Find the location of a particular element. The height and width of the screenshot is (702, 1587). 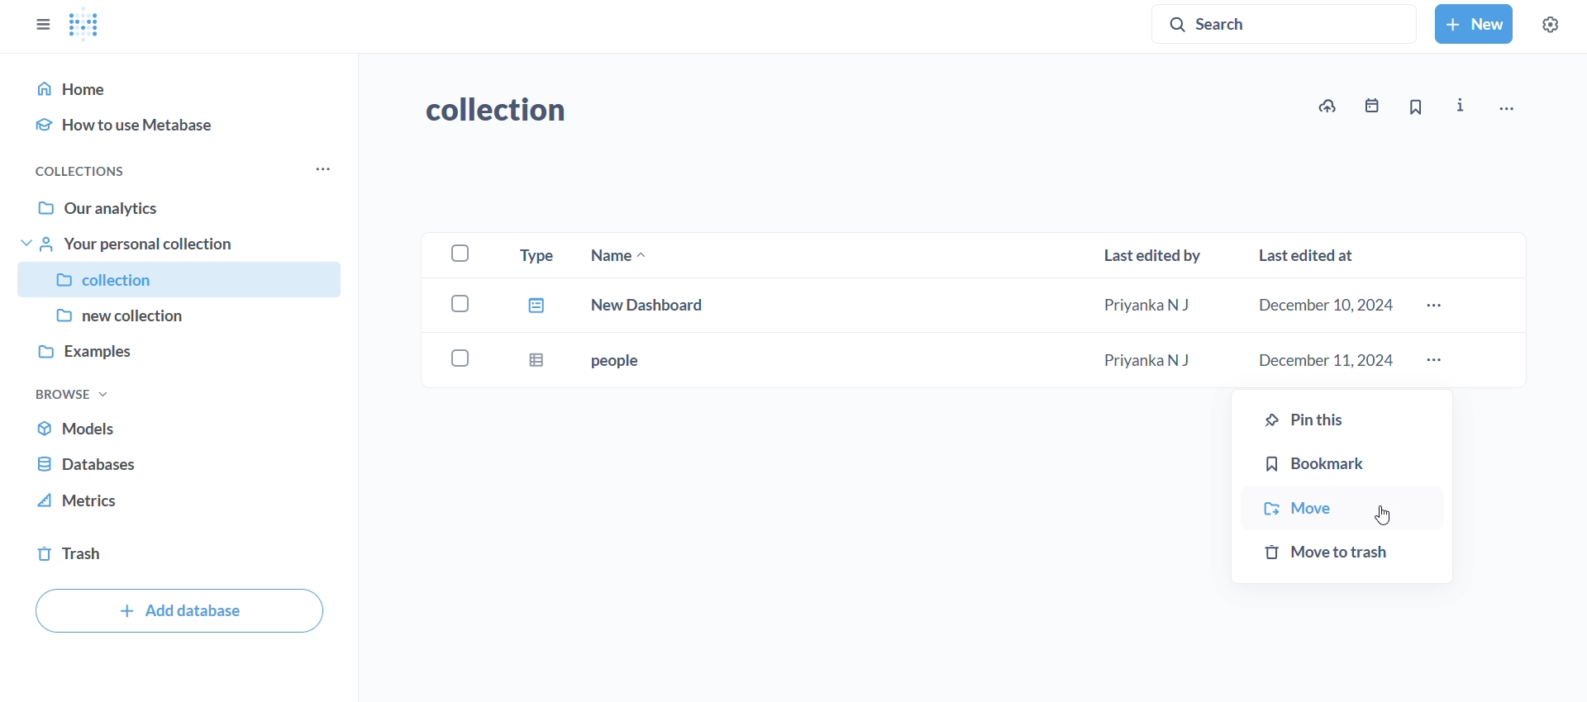

name is located at coordinates (612, 256).